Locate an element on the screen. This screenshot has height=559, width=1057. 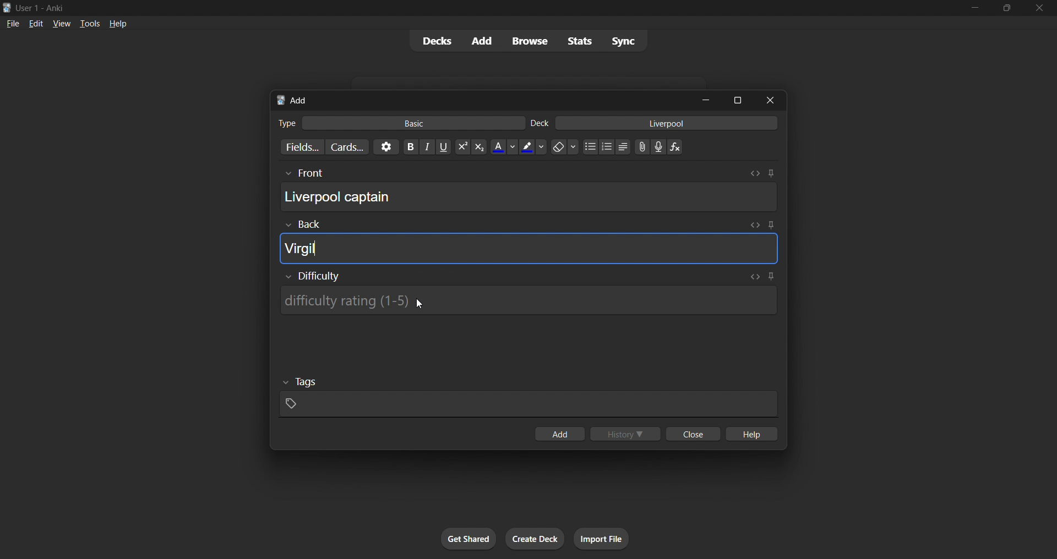
Toggle HTML editor is located at coordinates (754, 225).